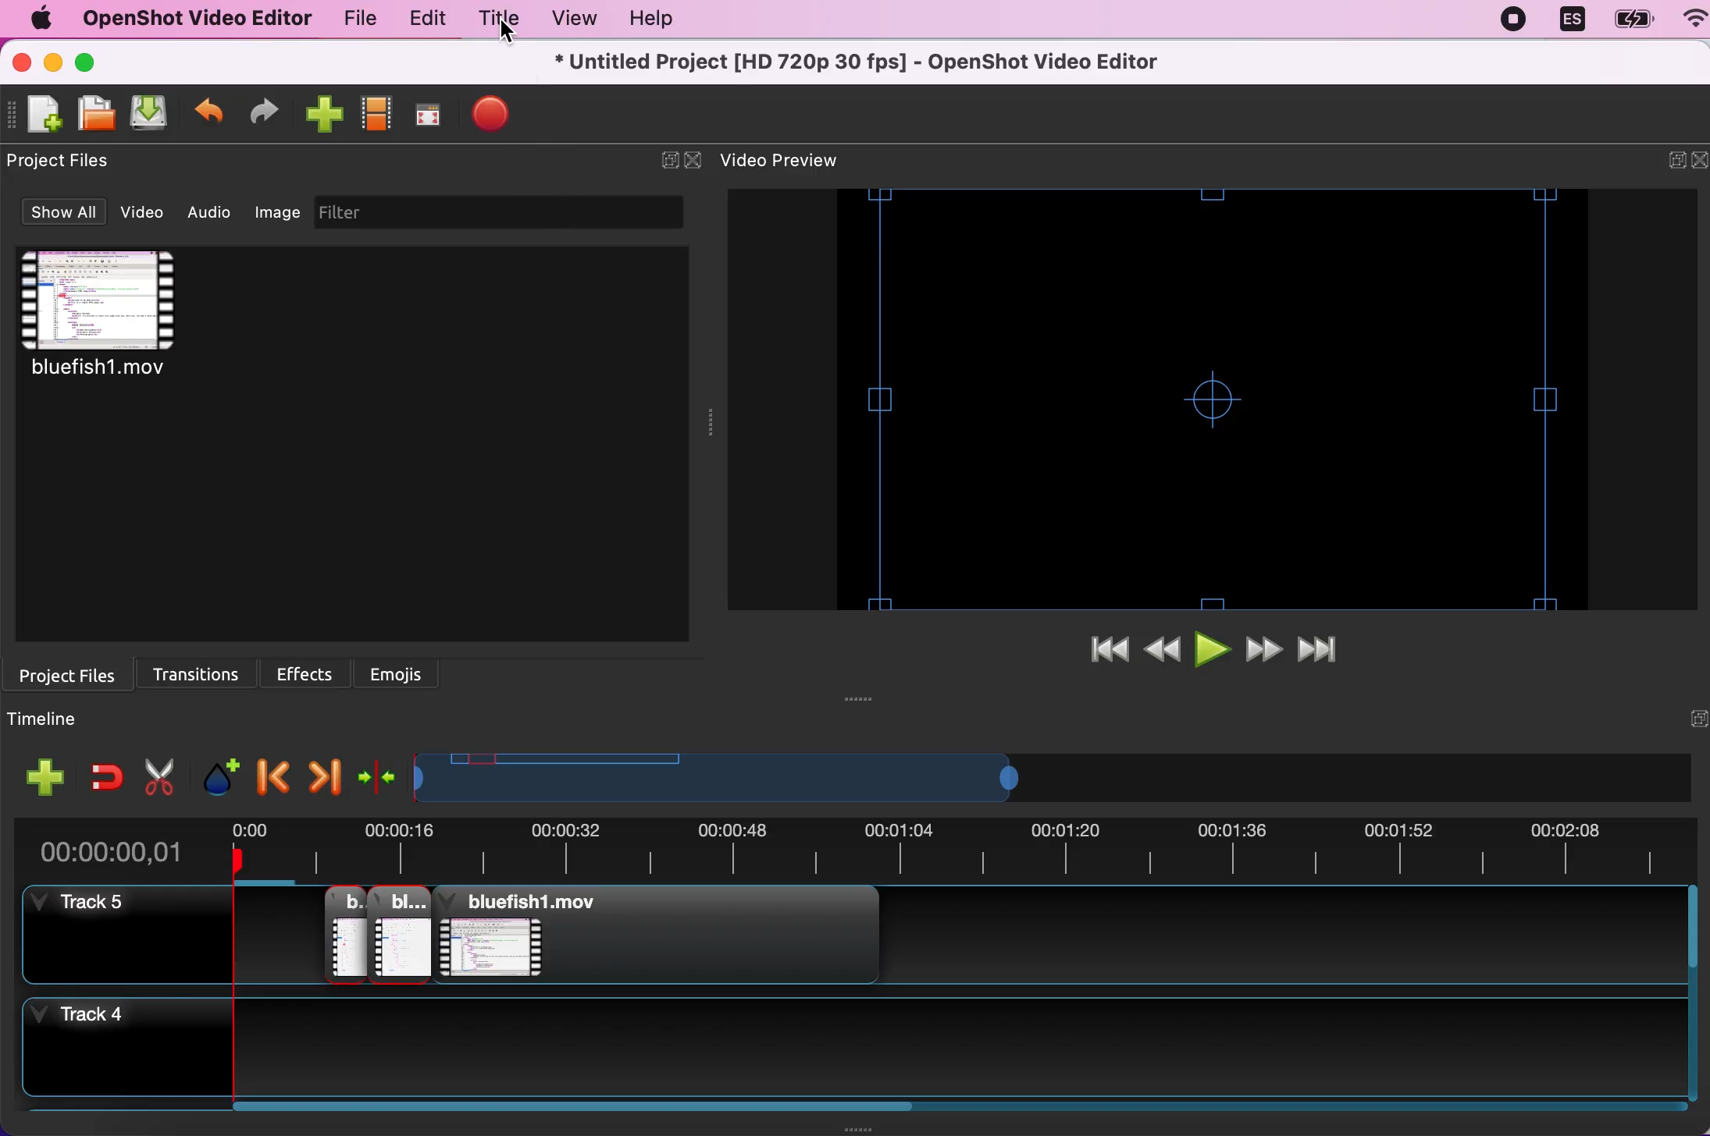  What do you see at coordinates (796, 162) in the screenshot?
I see `video preview` at bounding box center [796, 162].